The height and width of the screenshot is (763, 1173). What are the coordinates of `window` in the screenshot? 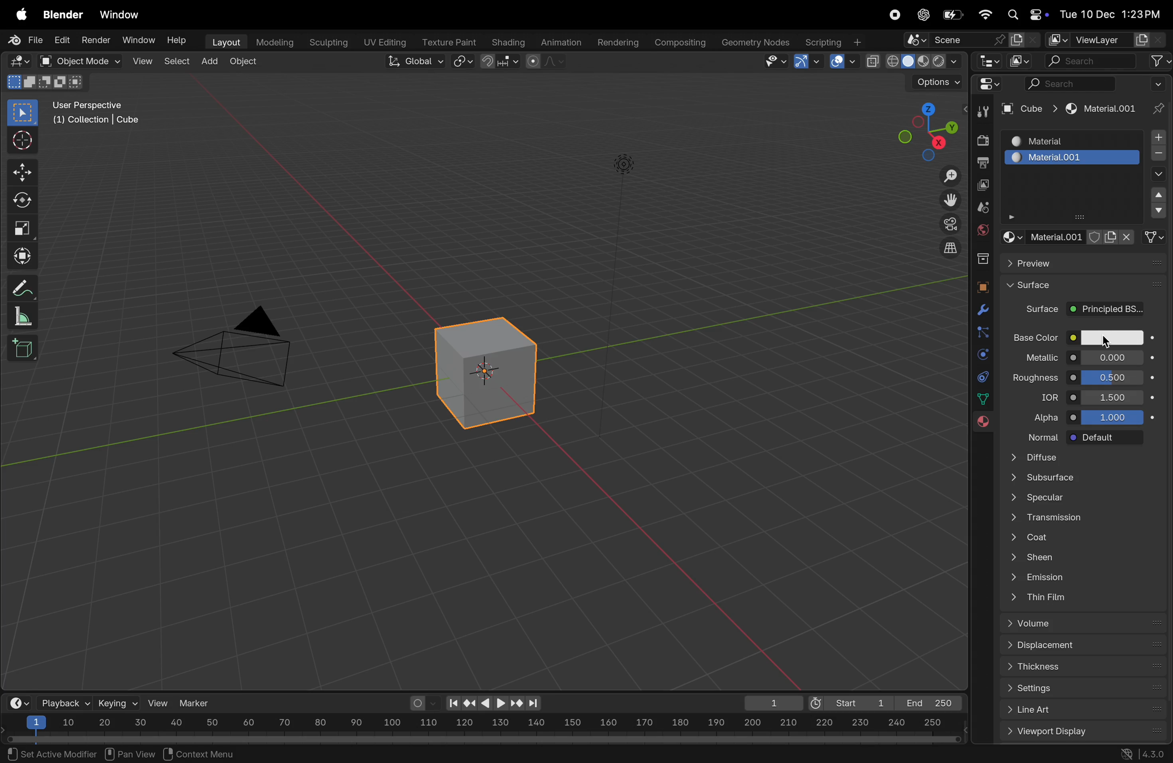 It's located at (123, 15).